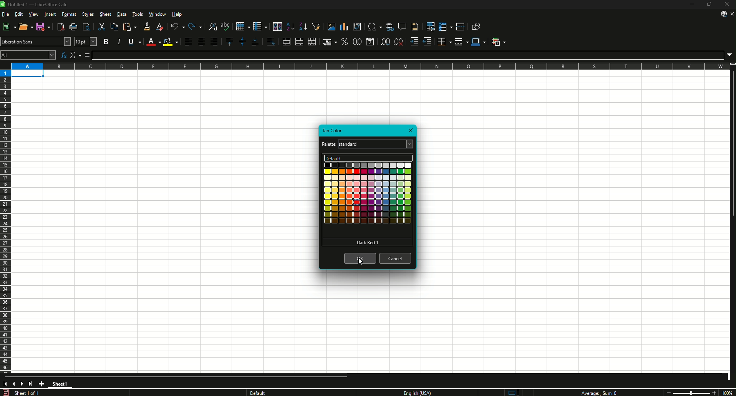 The image size is (736, 396). What do you see at coordinates (727, 393) in the screenshot?
I see `Zoom Factor` at bounding box center [727, 393].